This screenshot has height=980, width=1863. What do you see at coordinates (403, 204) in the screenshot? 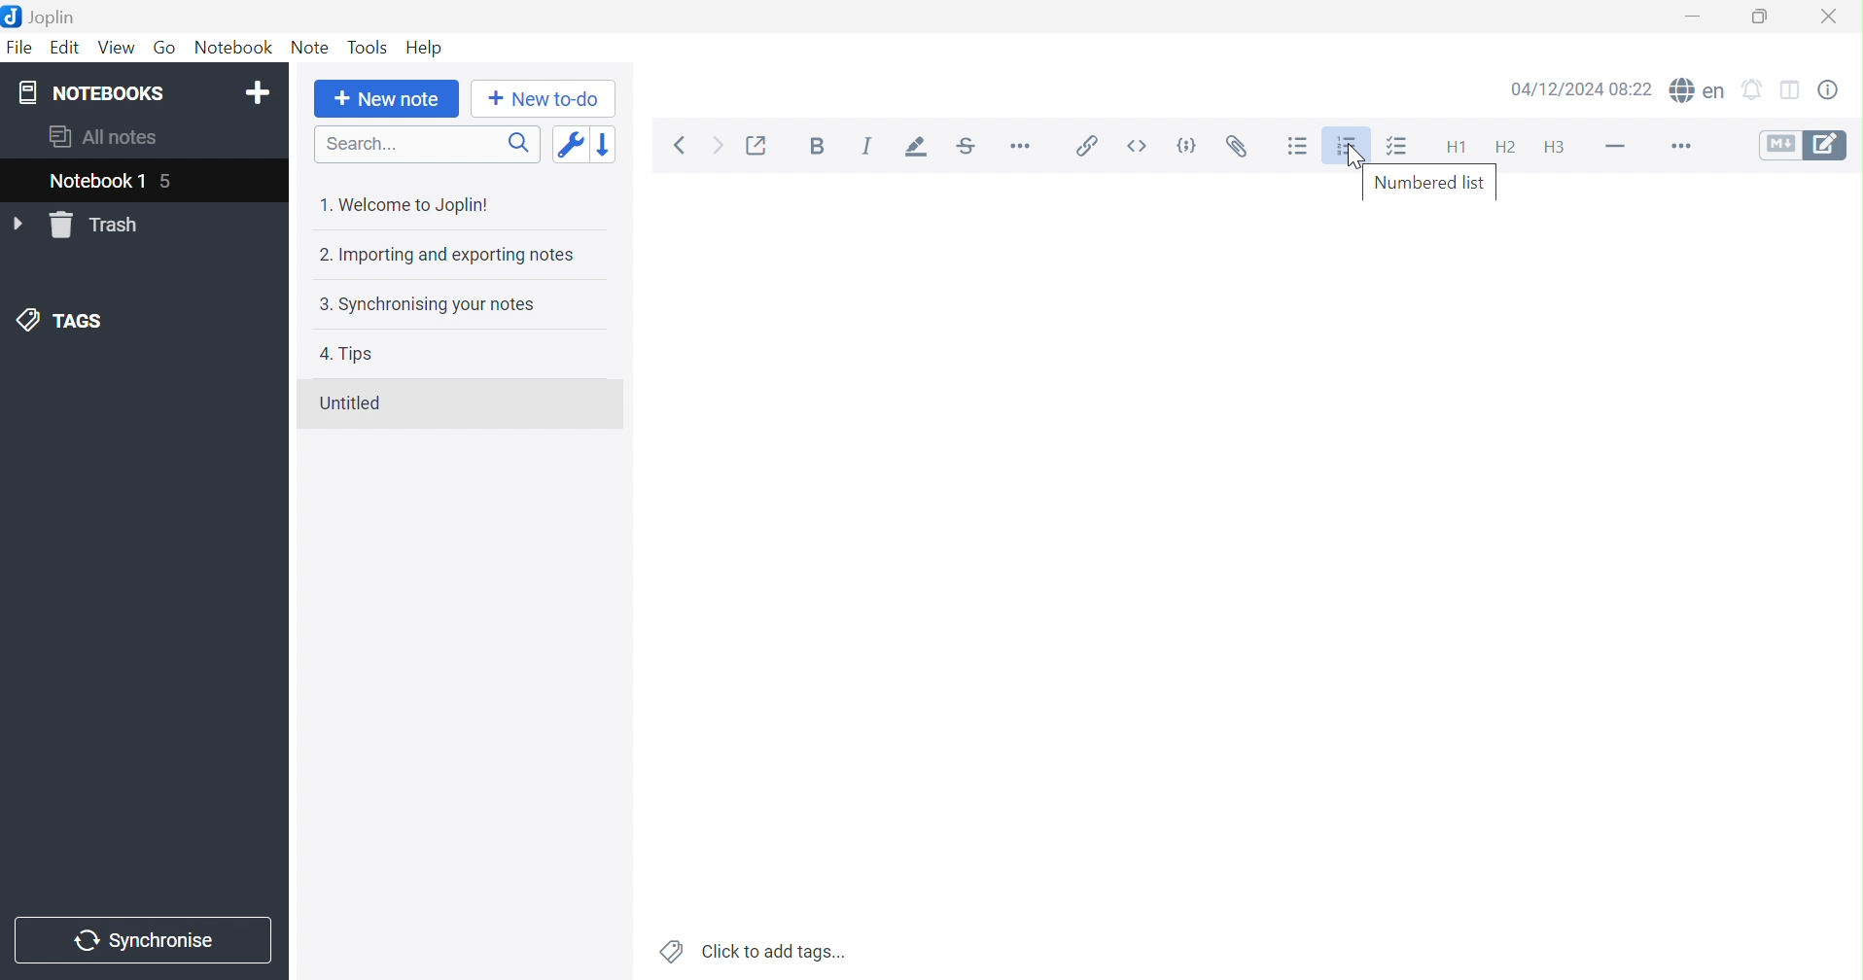
I see `1. Welcome to Joplin!` at bounding box center [403, 204].